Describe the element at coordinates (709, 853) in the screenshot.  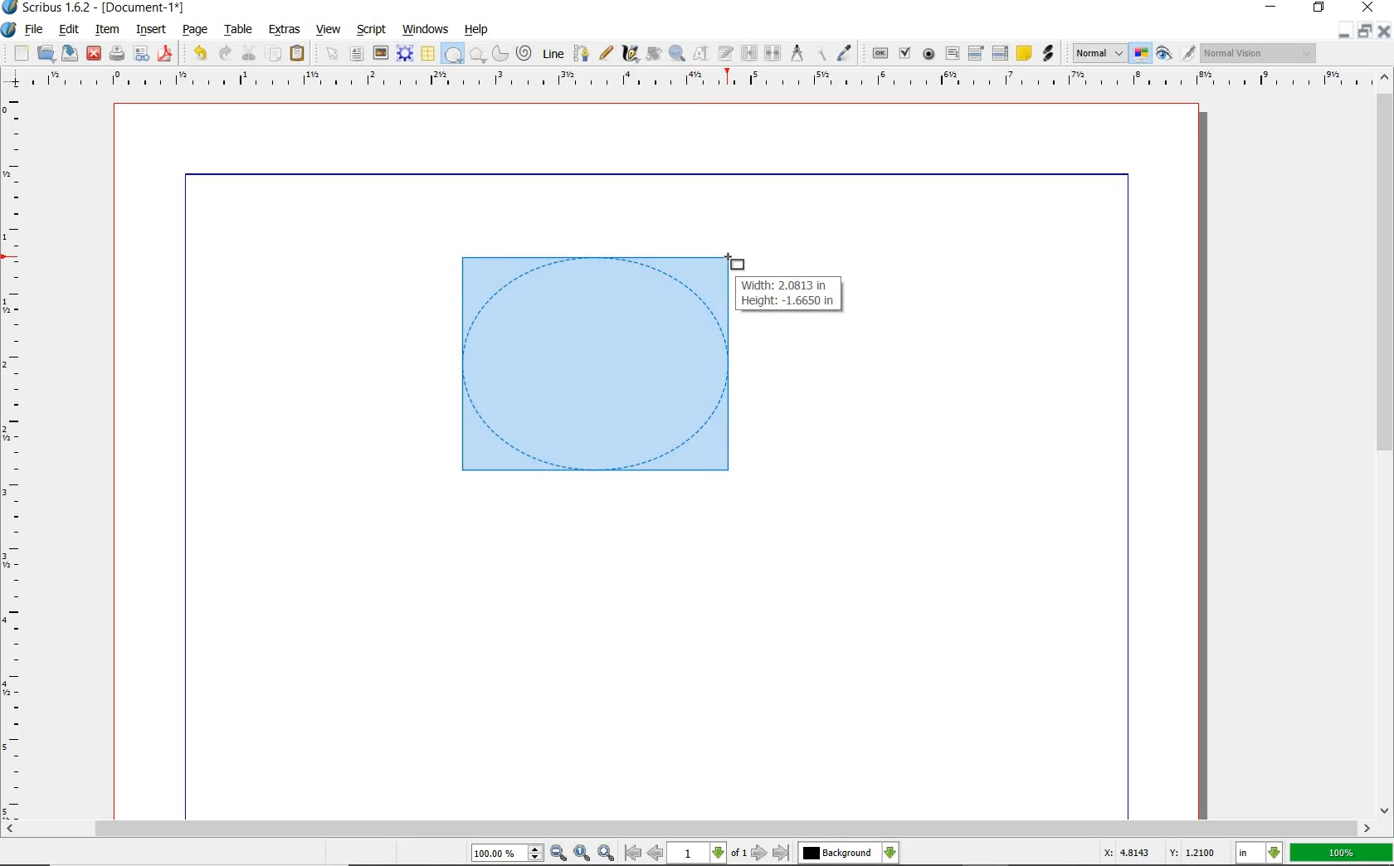
I see `1 of 1` at that location.